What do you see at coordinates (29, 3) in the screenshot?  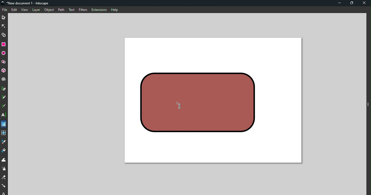 I see `‘New document 1 - Inkscape` at bounding box center [29, 3].